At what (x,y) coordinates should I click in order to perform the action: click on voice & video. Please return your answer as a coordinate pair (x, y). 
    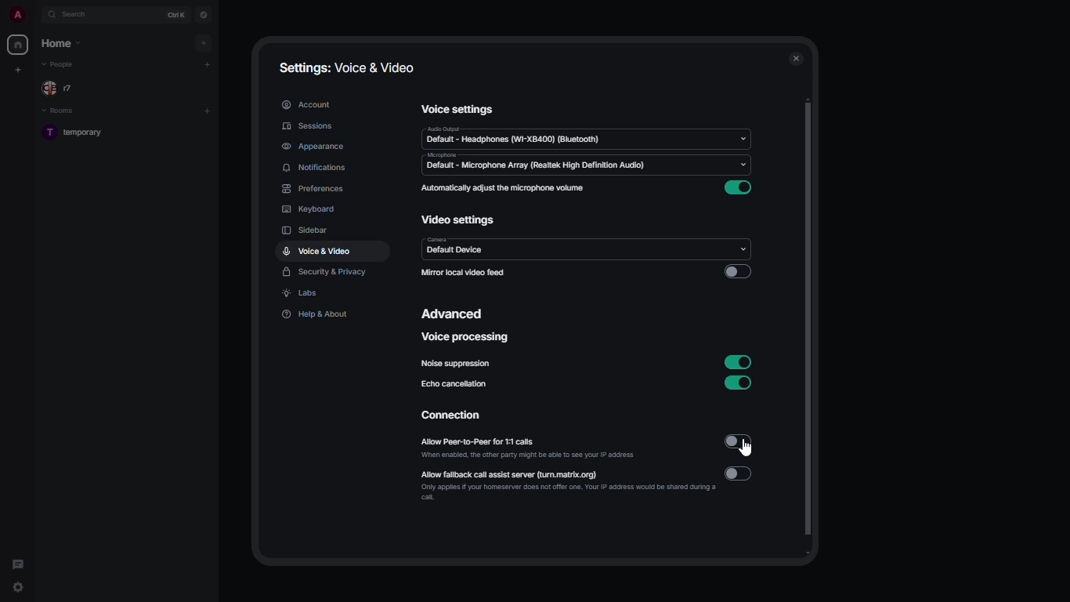
    Looking at the image, I should click on (316, 252).